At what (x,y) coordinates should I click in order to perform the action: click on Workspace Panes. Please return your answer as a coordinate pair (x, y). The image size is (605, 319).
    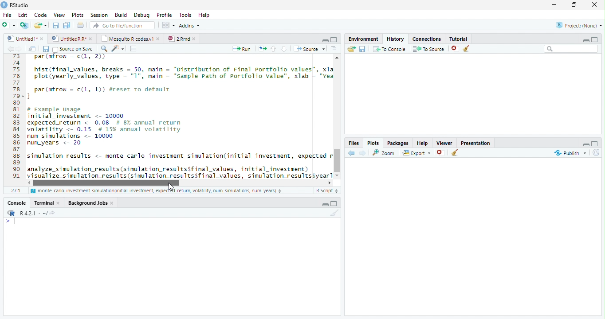
    Looking at the image, I should click on (168, 25).